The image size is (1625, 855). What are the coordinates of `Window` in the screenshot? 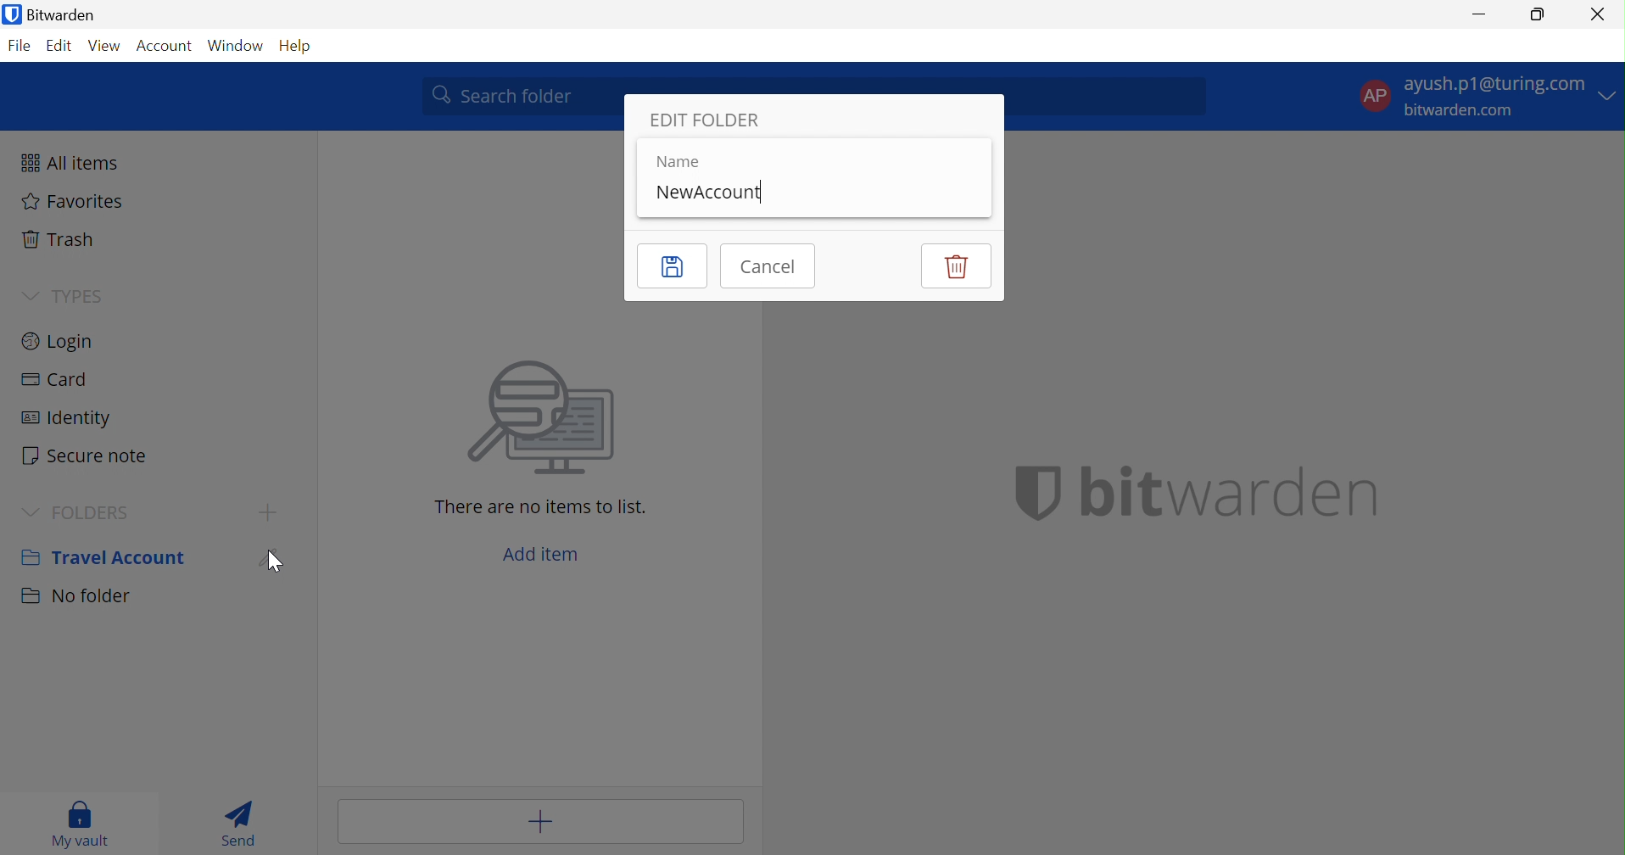 It's located at (236, 44).